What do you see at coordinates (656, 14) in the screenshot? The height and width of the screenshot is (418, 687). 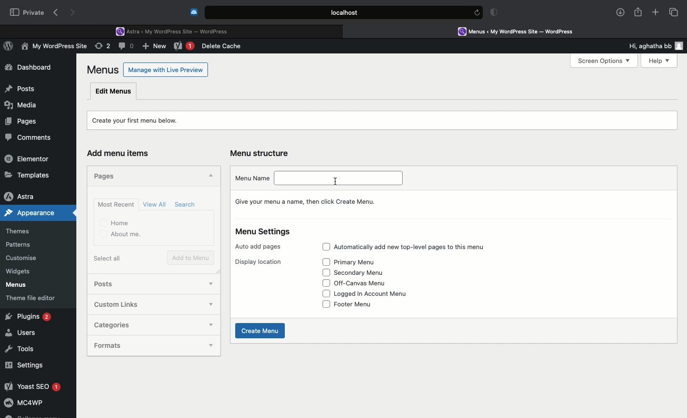 I see `Add new tab` at bounding box center [656, 14].